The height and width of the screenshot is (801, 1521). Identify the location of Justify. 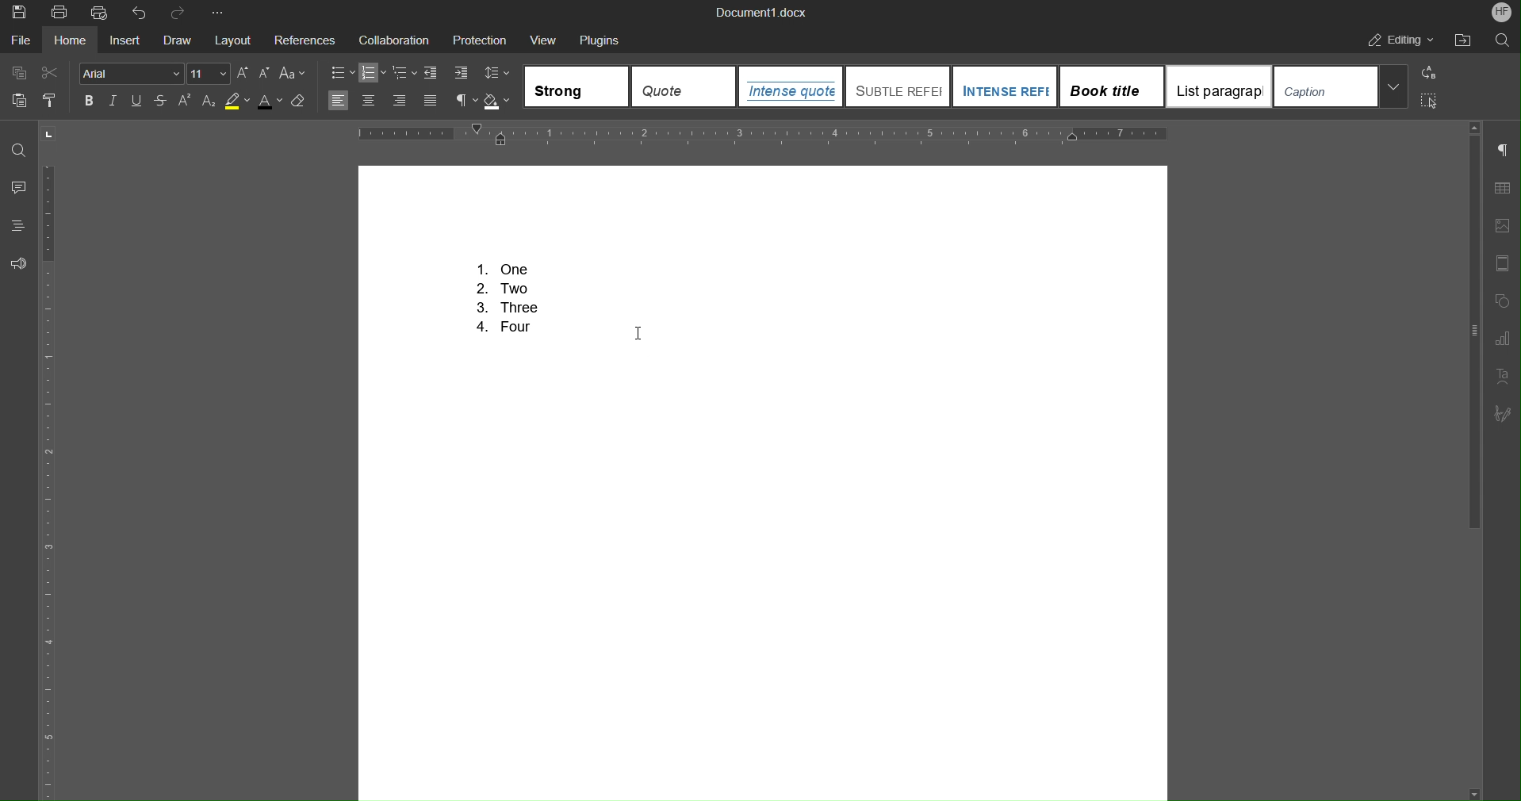
(429, 101).